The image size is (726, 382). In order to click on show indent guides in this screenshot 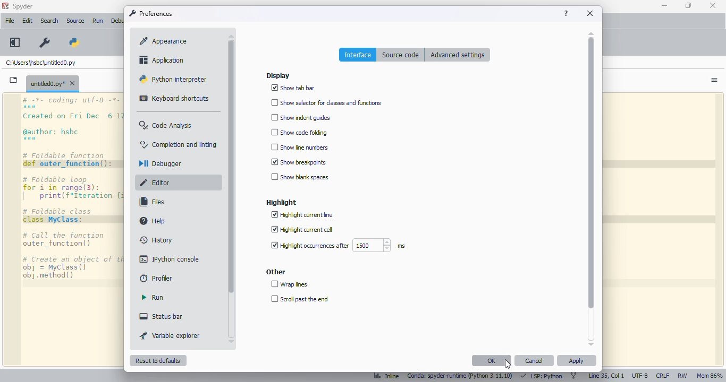, I will do `click(300, 117)`.